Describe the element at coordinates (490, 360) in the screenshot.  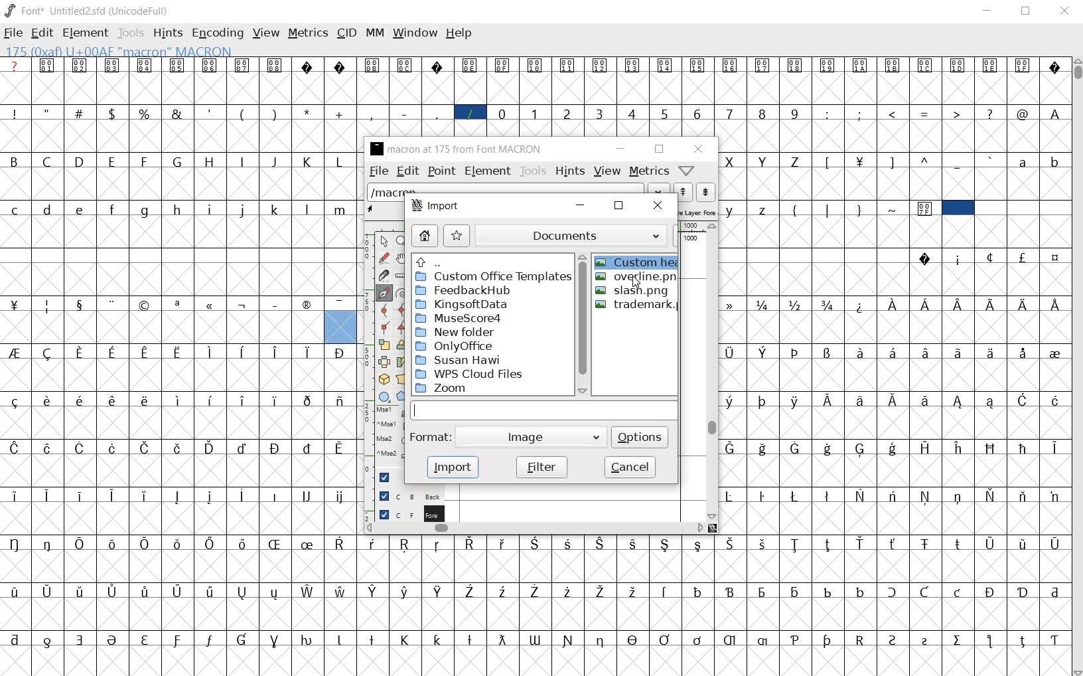
I see `Susan Haw` at that location.